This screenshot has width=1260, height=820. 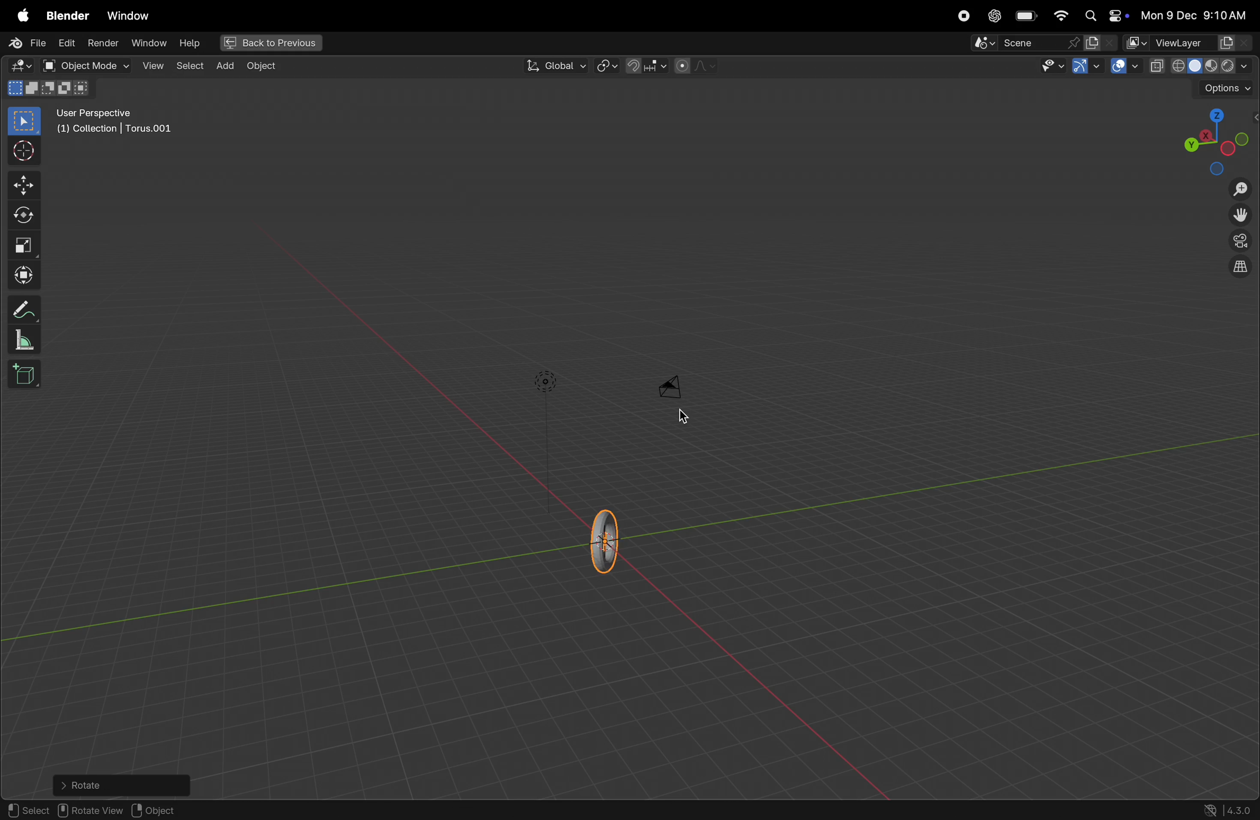 I want to click on Gimzos, so click(x=1085, y=67).